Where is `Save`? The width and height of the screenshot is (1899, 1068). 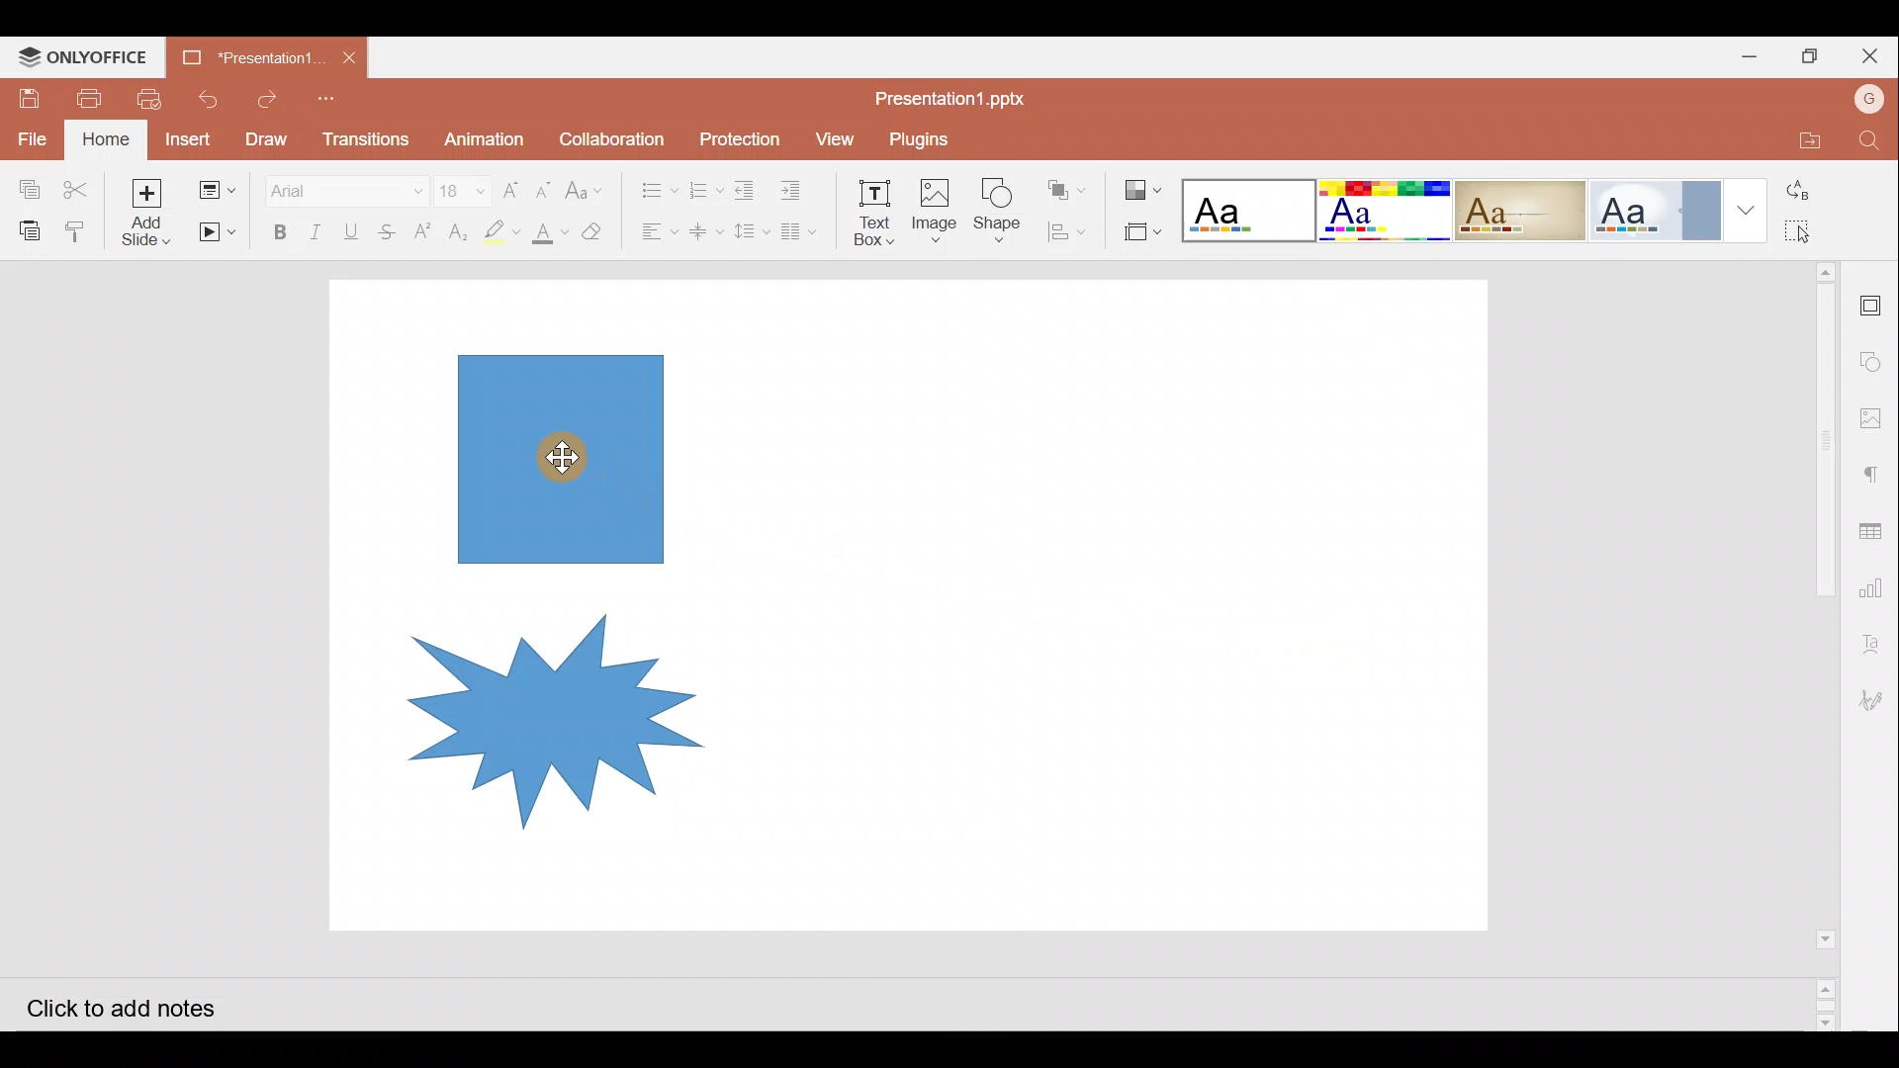 Save is located at coordinates (31, 96).